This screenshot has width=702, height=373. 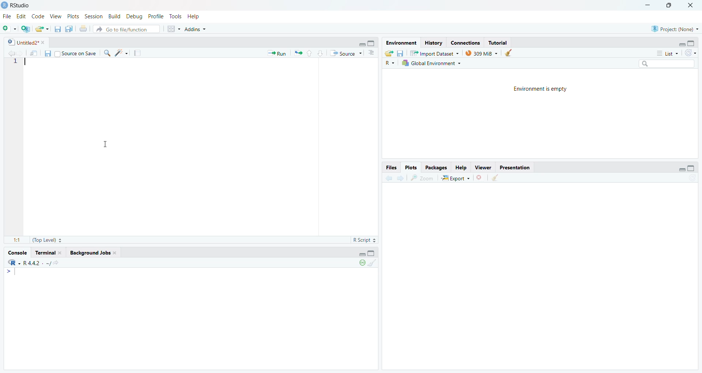 I want to click on maximise, so click(x=694, y=43).